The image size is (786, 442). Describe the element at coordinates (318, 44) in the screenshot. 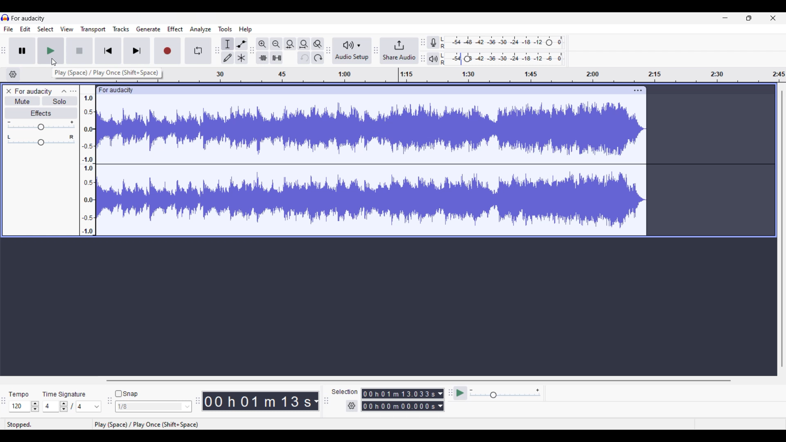

I see `Zoom toggle` at that location.